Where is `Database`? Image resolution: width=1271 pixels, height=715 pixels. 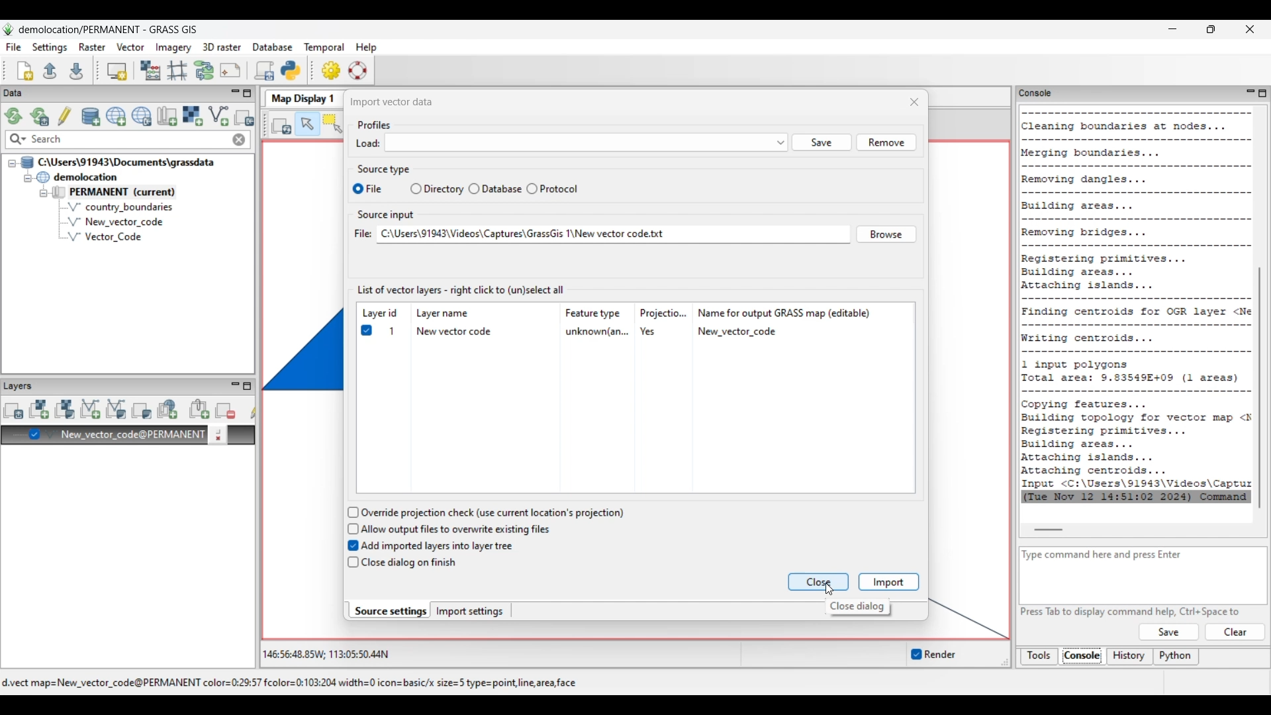
Database is located at coordinates (502, 189).